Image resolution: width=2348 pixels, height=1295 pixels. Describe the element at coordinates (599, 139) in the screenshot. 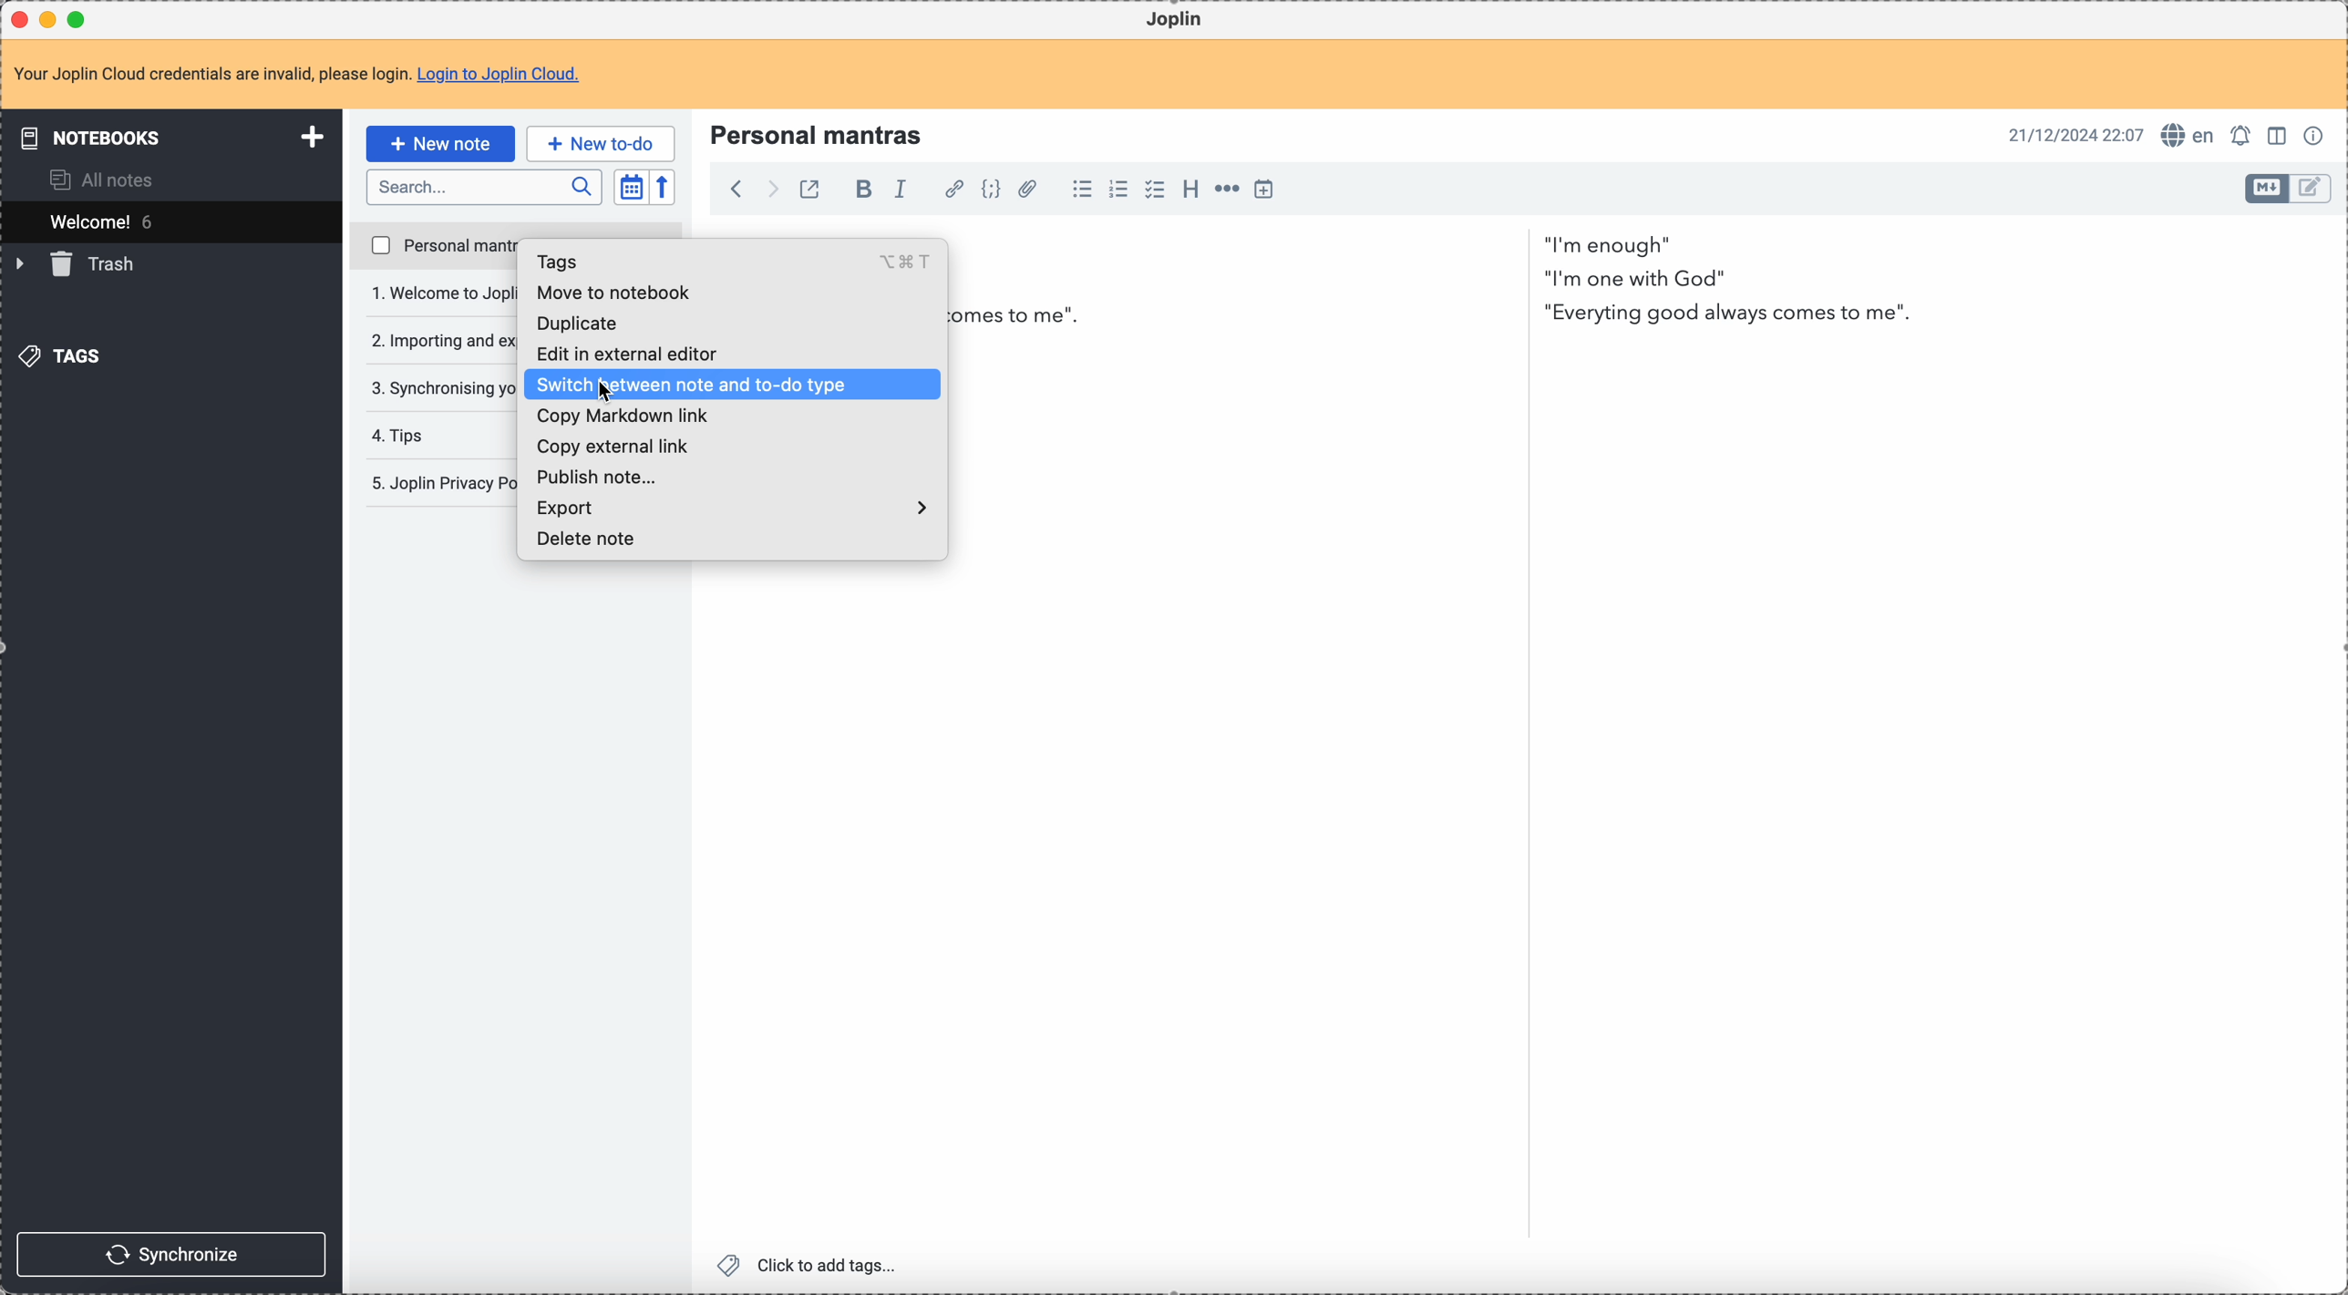

I see `new to-do` at that location.